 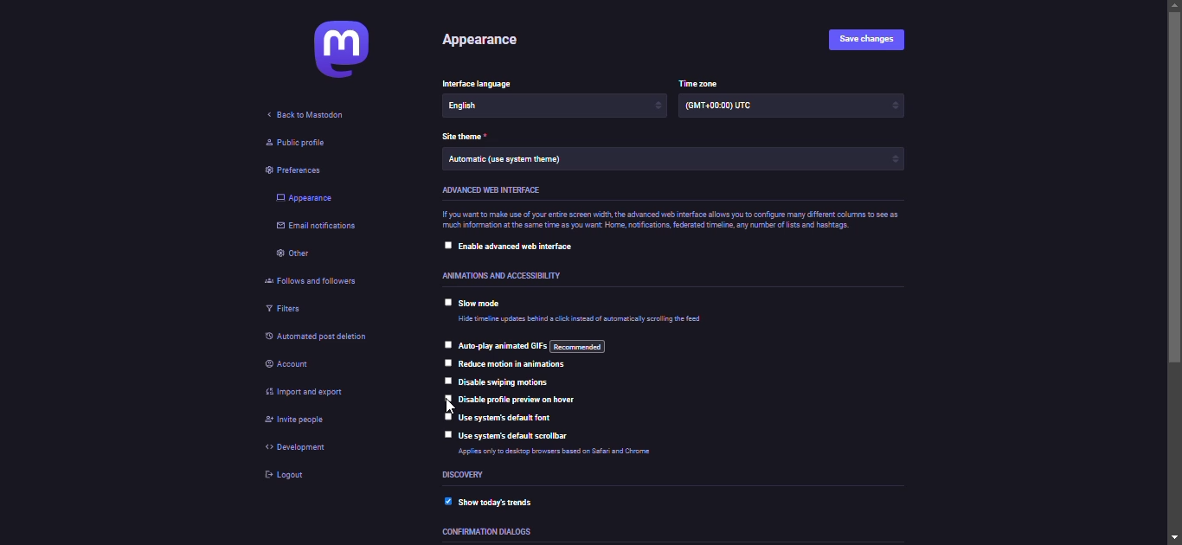 I want to click on slow mode, so click(x=484, y=305).